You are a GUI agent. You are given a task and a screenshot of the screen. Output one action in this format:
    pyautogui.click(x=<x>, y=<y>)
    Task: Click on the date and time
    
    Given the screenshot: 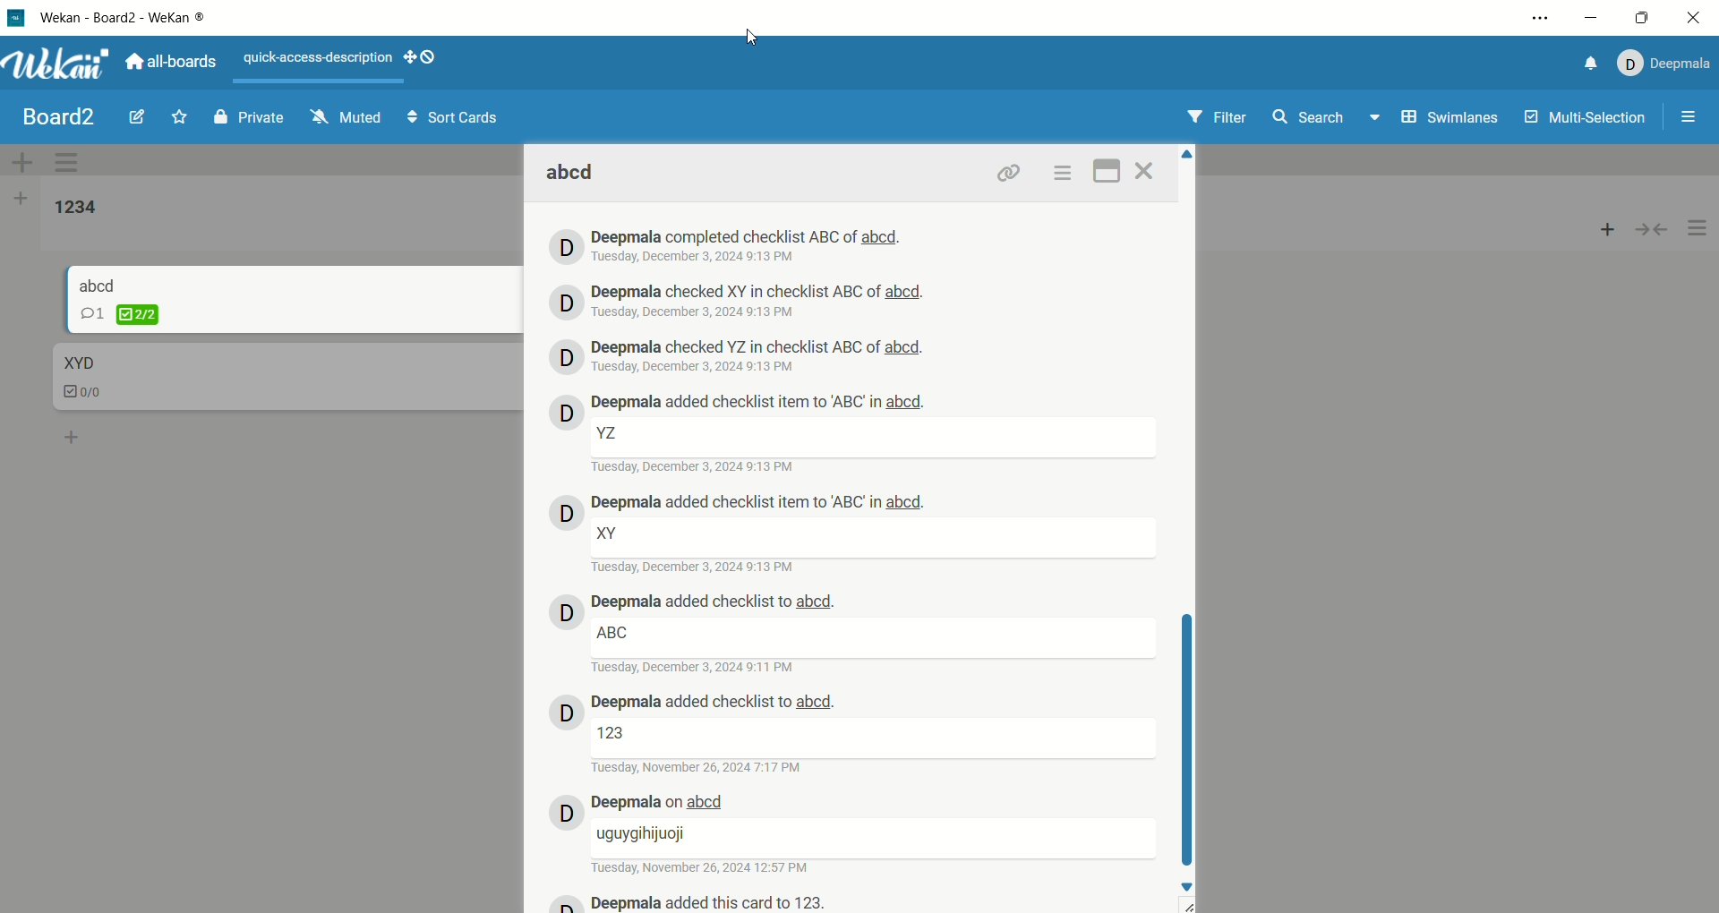 What is the action you would take?
    pyautogui.click(x=704, y=867)
    